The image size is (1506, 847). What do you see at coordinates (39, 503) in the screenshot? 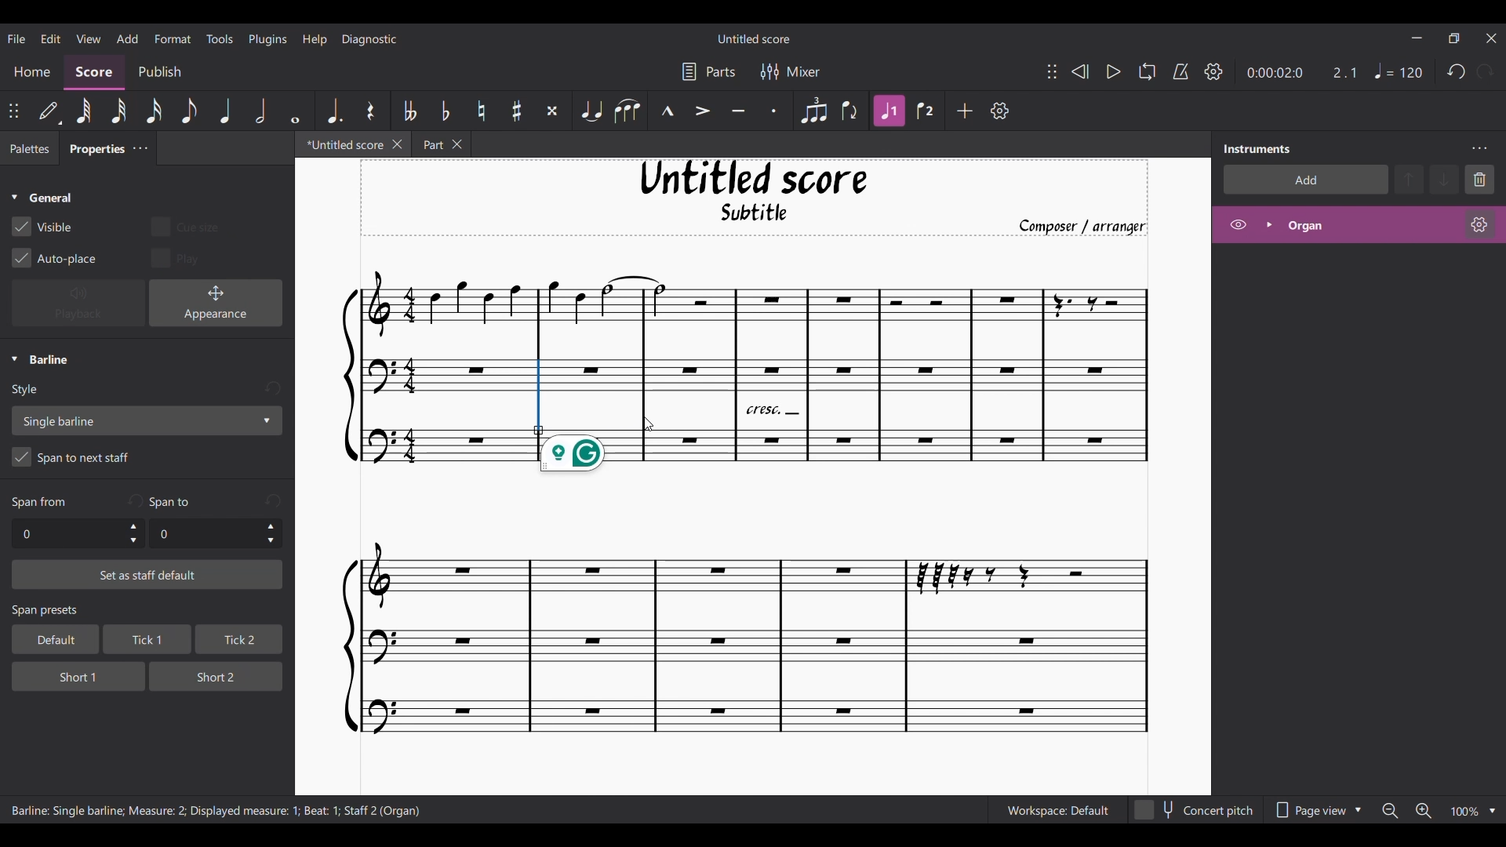
I see `Indicates text space for Span from` at bounding box center [39, 503].